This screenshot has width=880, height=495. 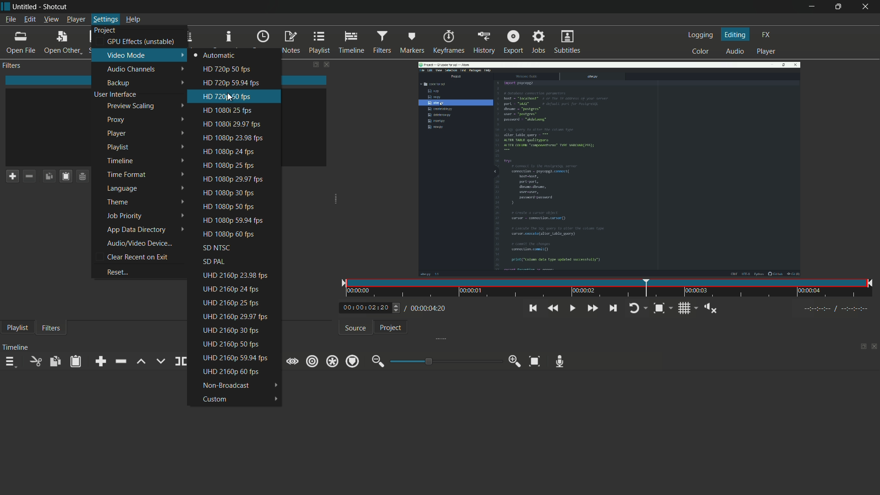 I want to click on uhd 2160p 50 fps, so click(x=238, y=344).